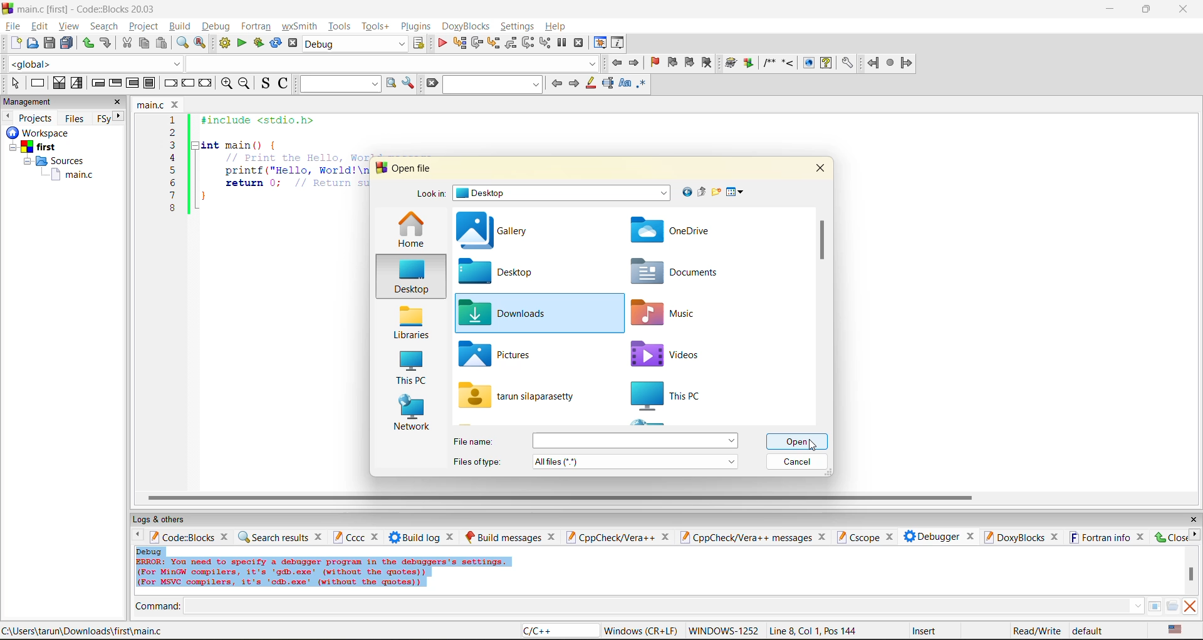  What do you see at coordinates (119, 116) in the screenshot?
I see `next` at bounding box center [119, 116].